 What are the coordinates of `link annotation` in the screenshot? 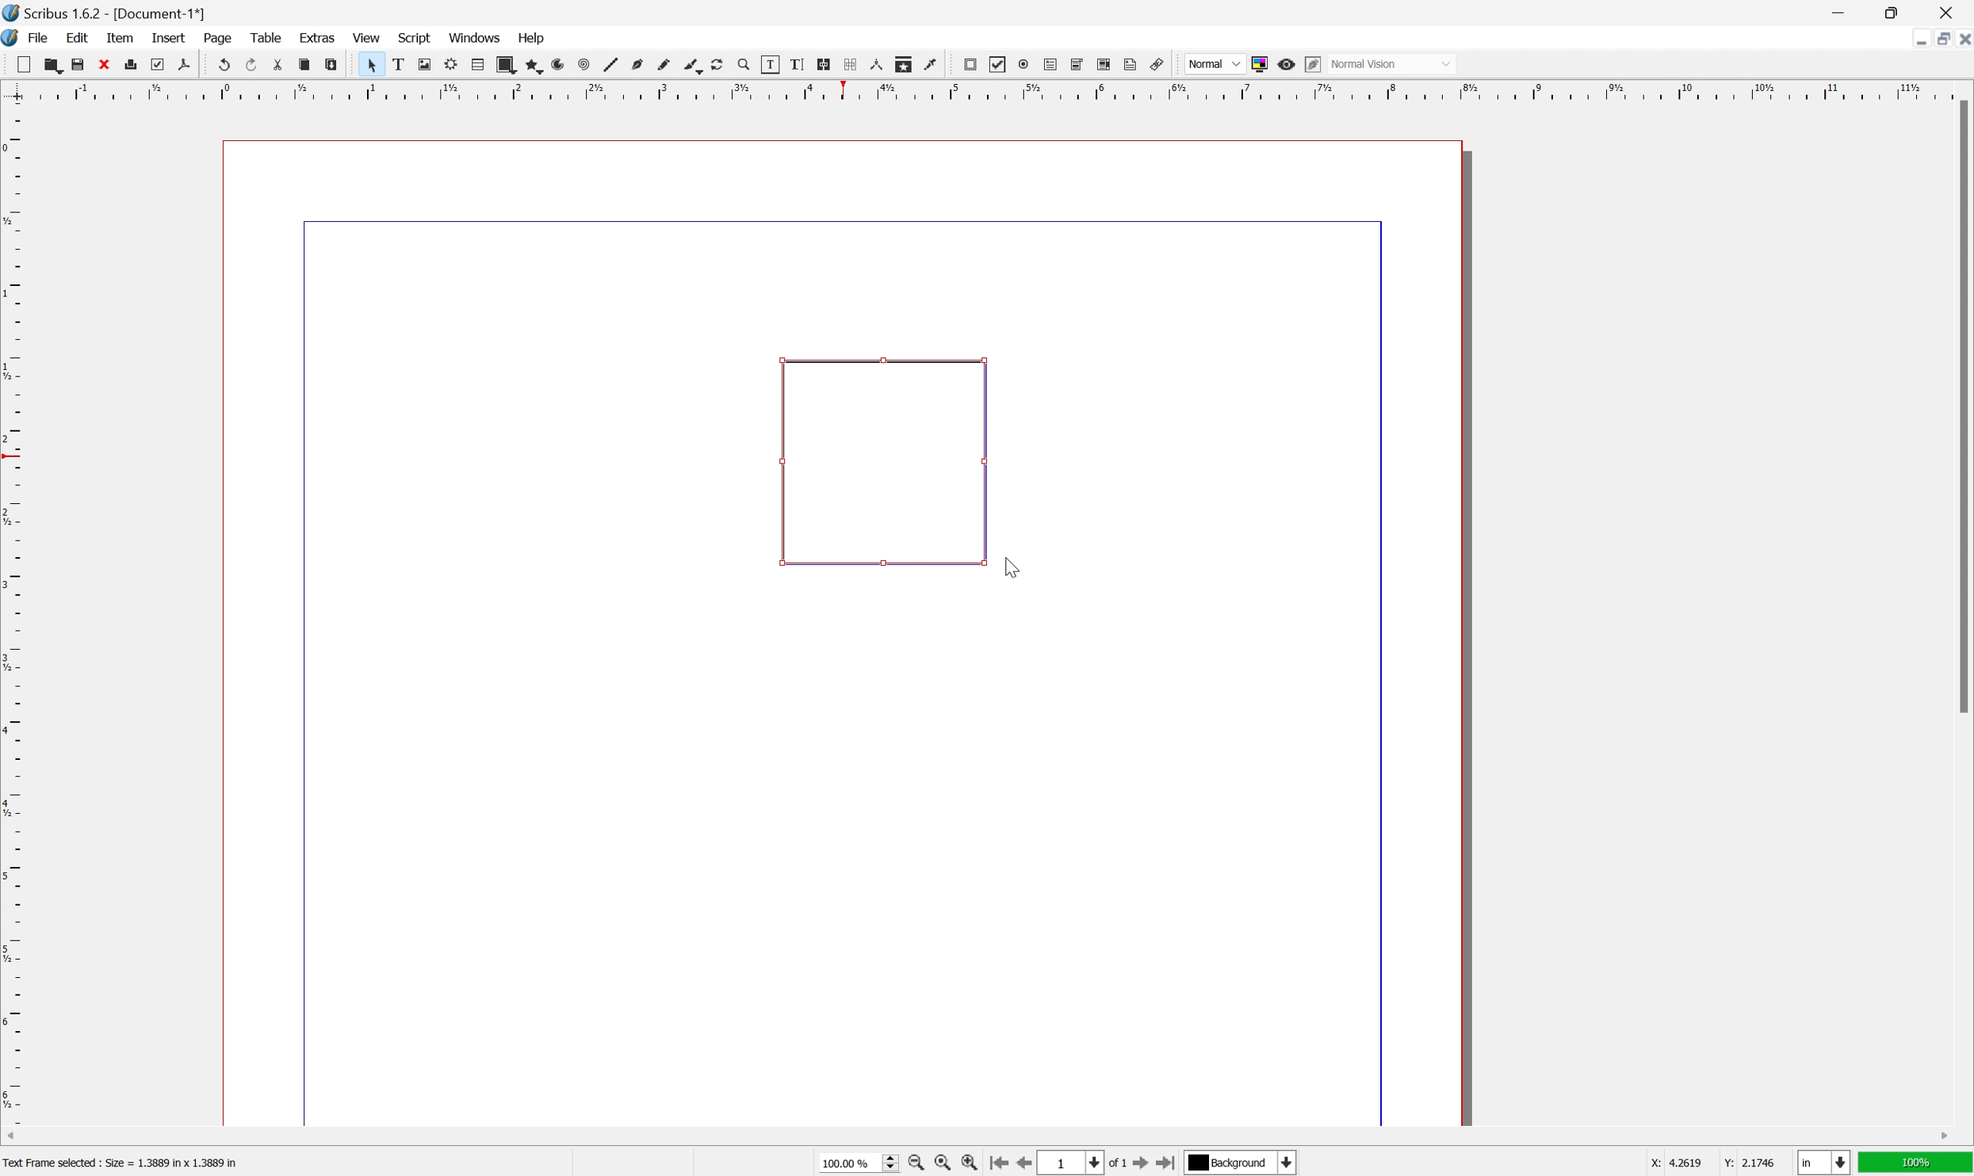 It's located at (1157, 64).